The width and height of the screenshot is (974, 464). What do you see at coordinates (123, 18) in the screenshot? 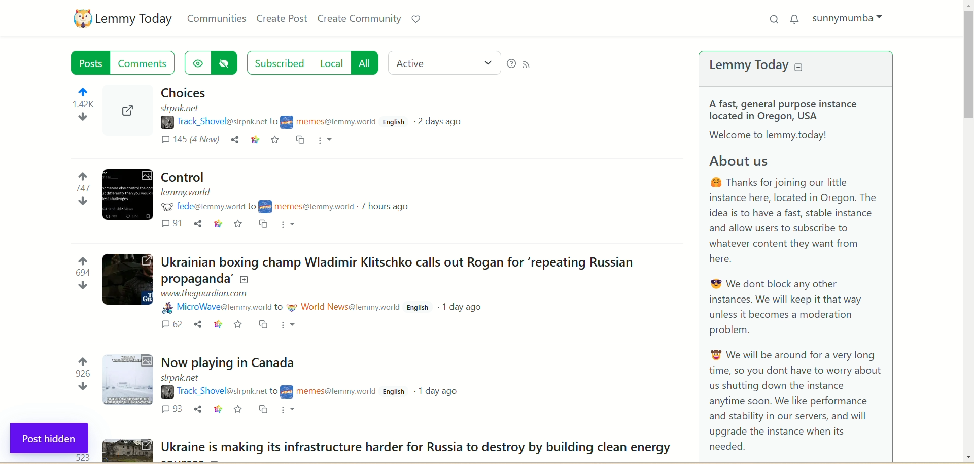
I see `lemmy today logo and name` at bounding box center [123, 18].